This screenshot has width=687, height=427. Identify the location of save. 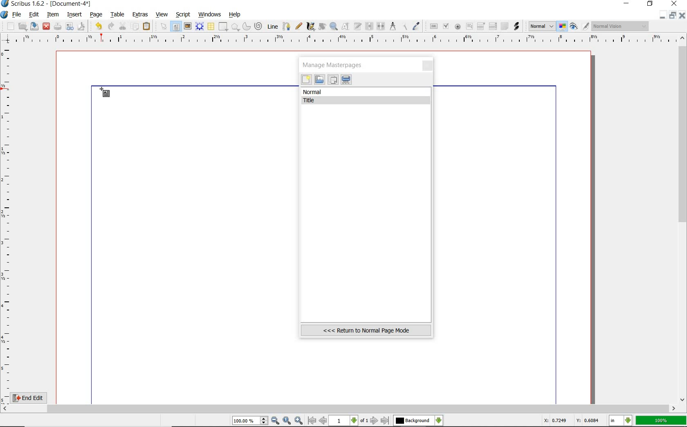
(35, 26).